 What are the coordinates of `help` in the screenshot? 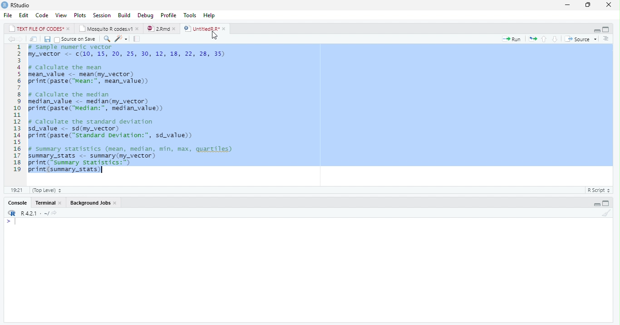 It's located at (209, 15).